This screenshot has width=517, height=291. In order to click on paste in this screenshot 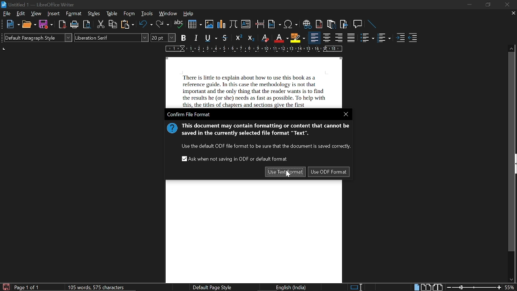, I will do `click(127, 24)`.